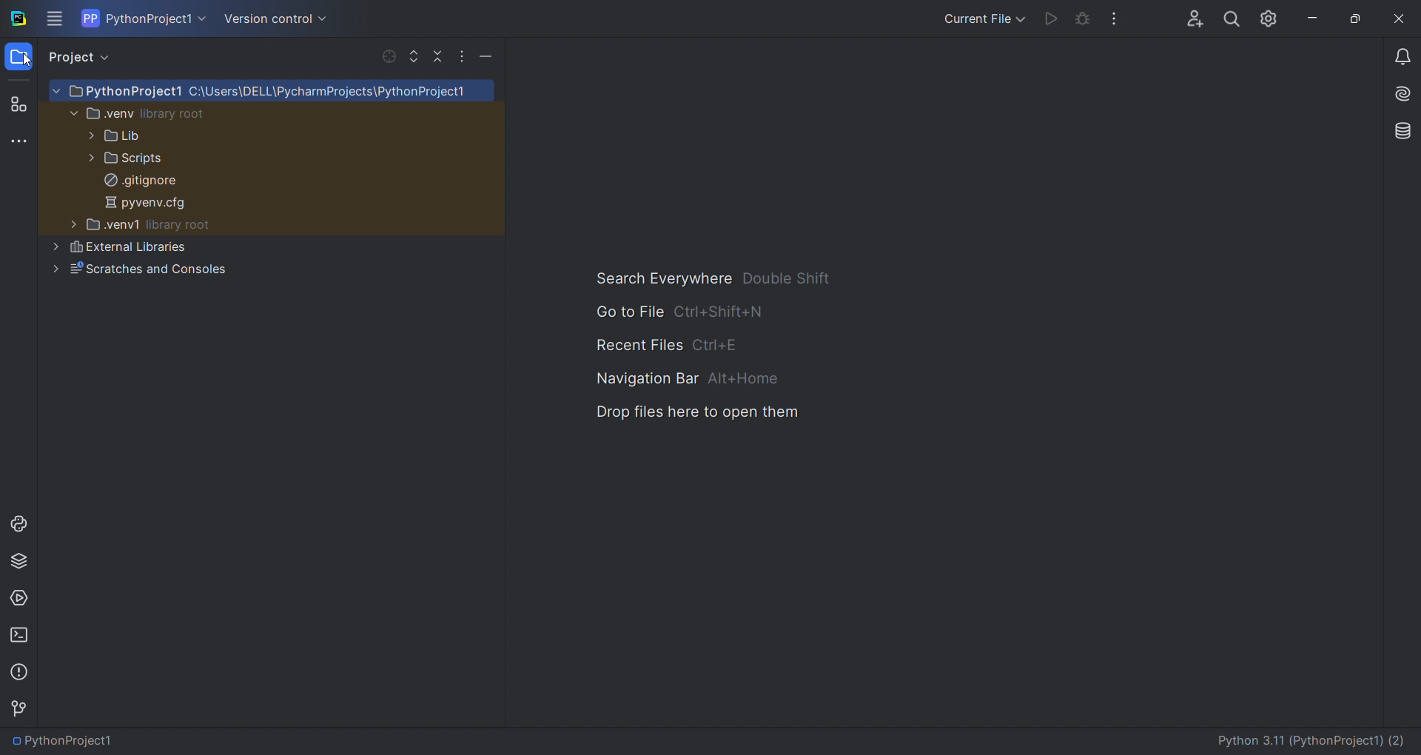  Describe the element at coordinates (1111, 19) in the screenshot. I see `options` at that location.